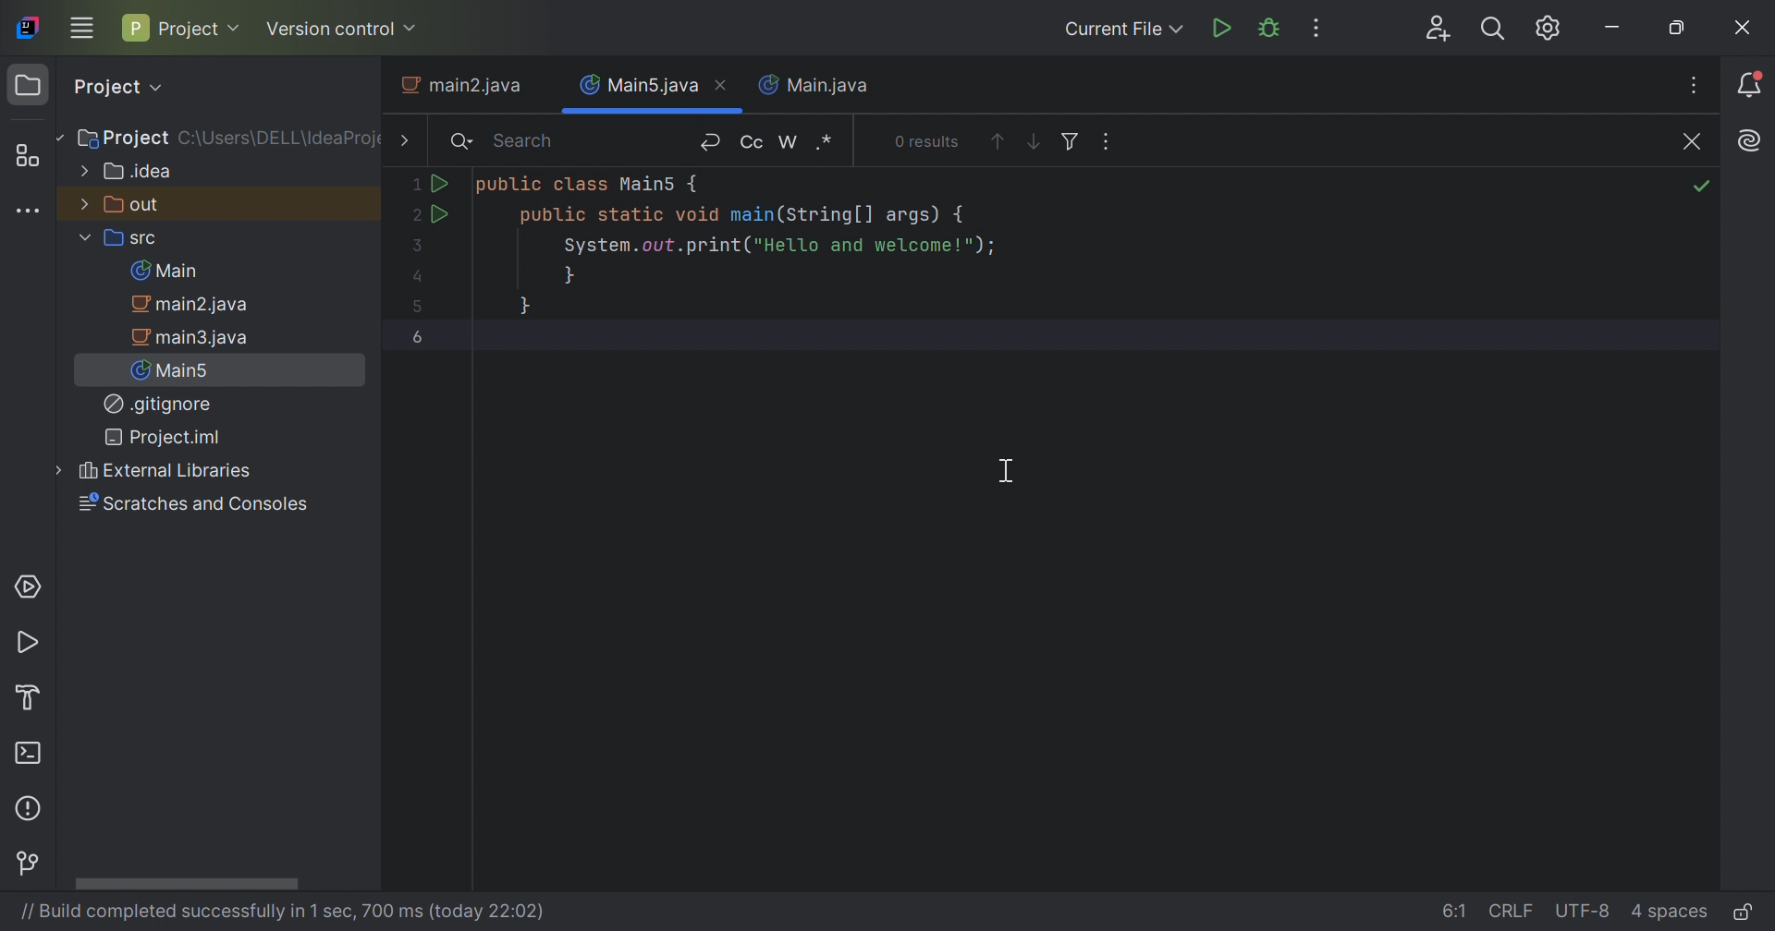 This screenshot has height=931, width=1775. Describe the element at coordinates (198, 305) in the screenshot. I see `main2.java` at that location.